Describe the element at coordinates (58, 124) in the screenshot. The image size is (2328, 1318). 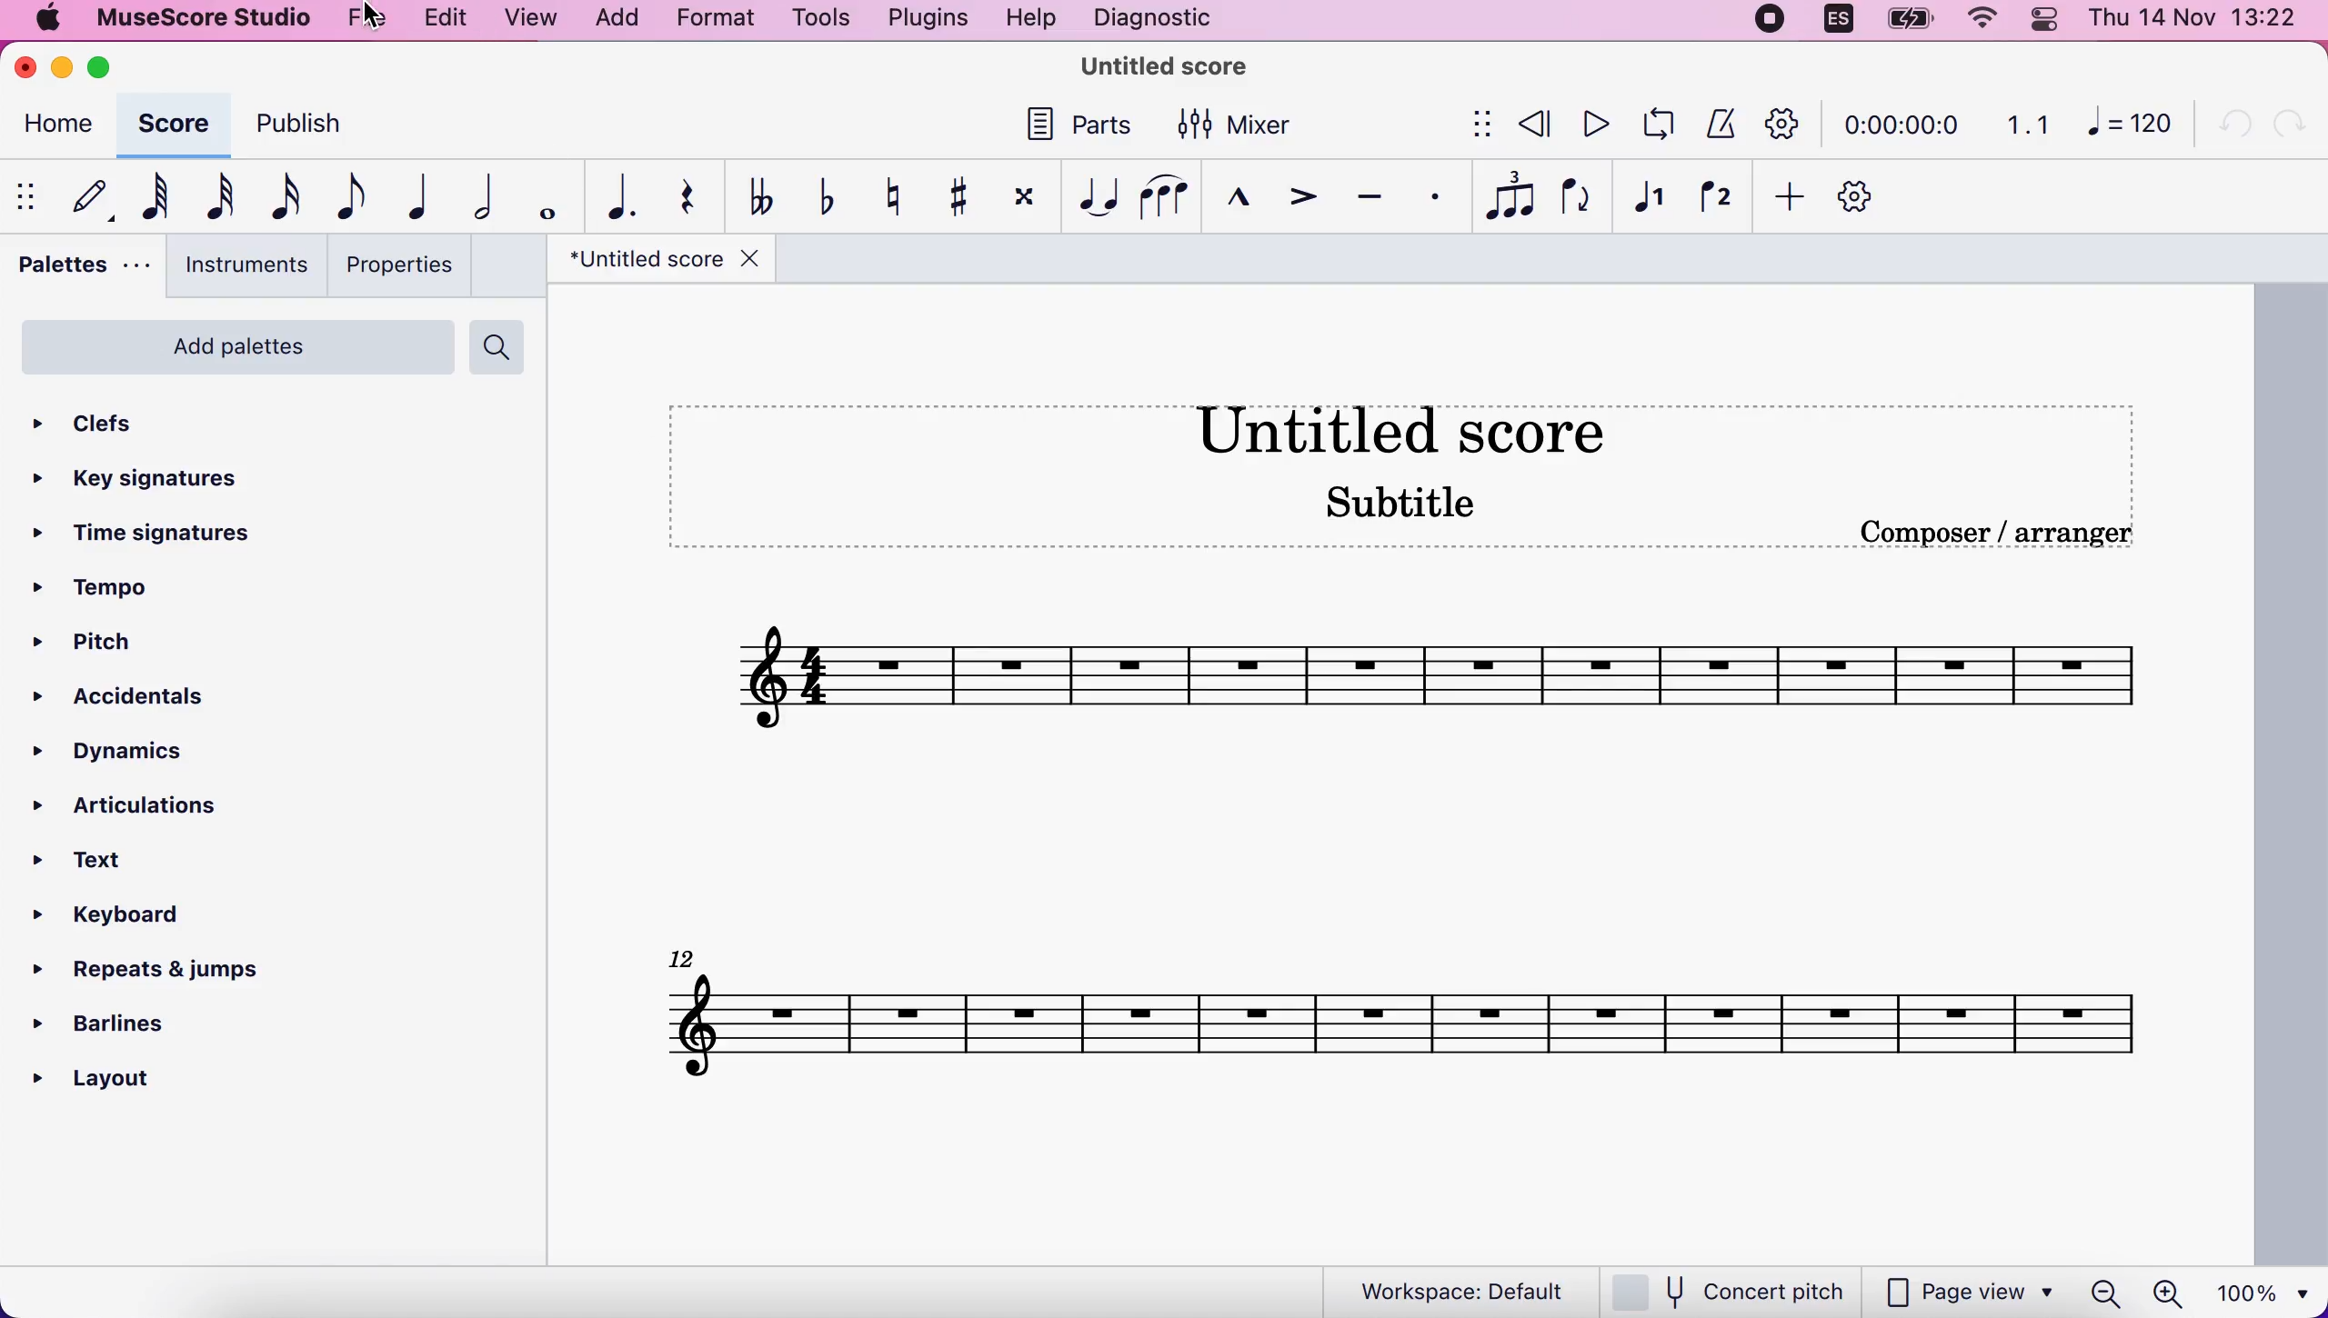
I see `home` at that location.